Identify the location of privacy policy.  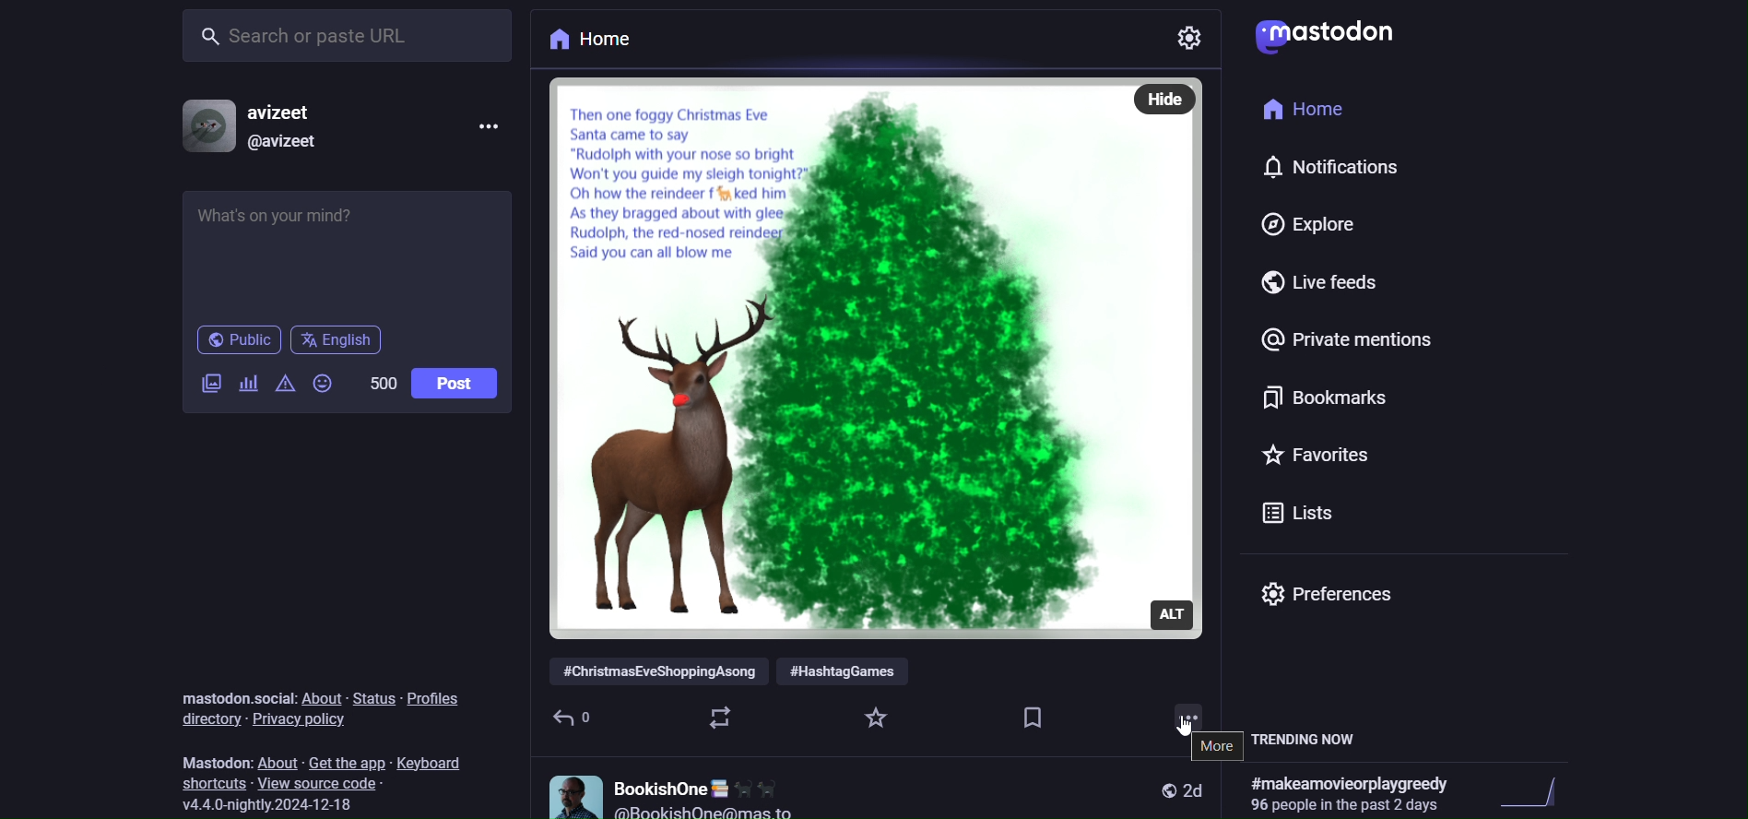
(302, 726).